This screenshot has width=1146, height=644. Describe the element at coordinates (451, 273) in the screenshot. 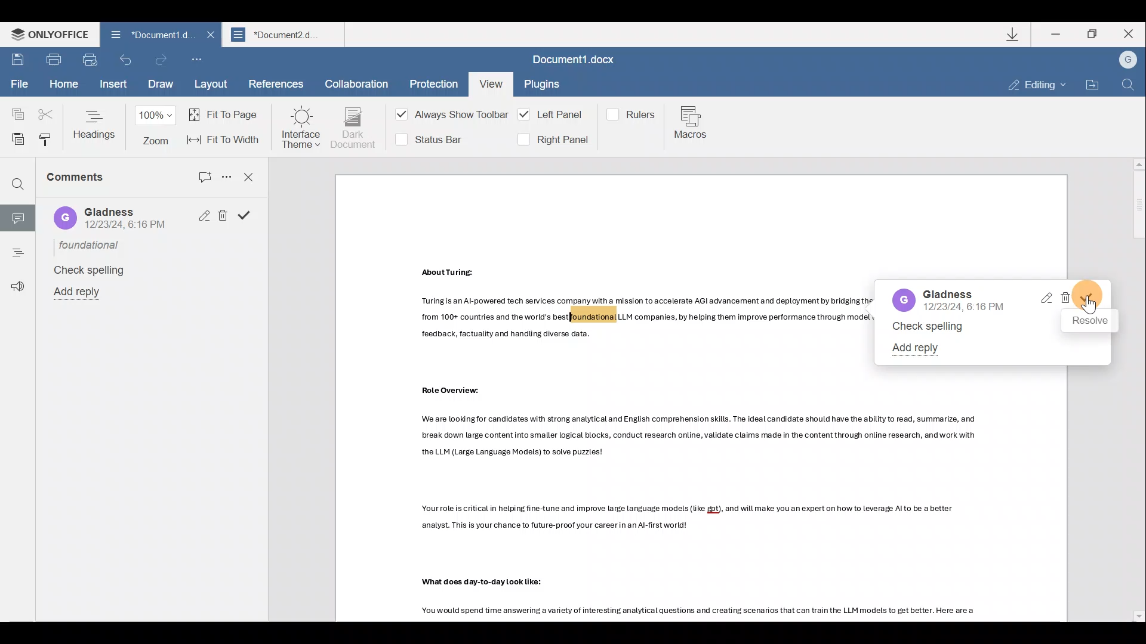

I see `` at that location.